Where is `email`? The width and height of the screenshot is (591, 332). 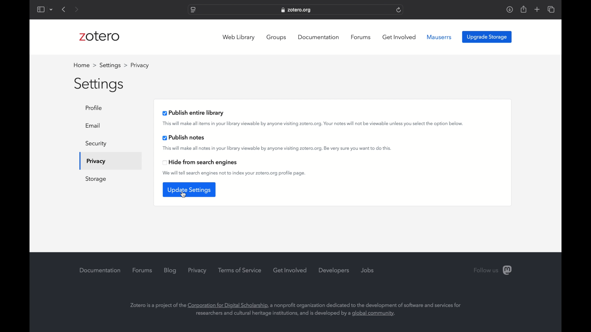
email is located at coordinates (94, 125).